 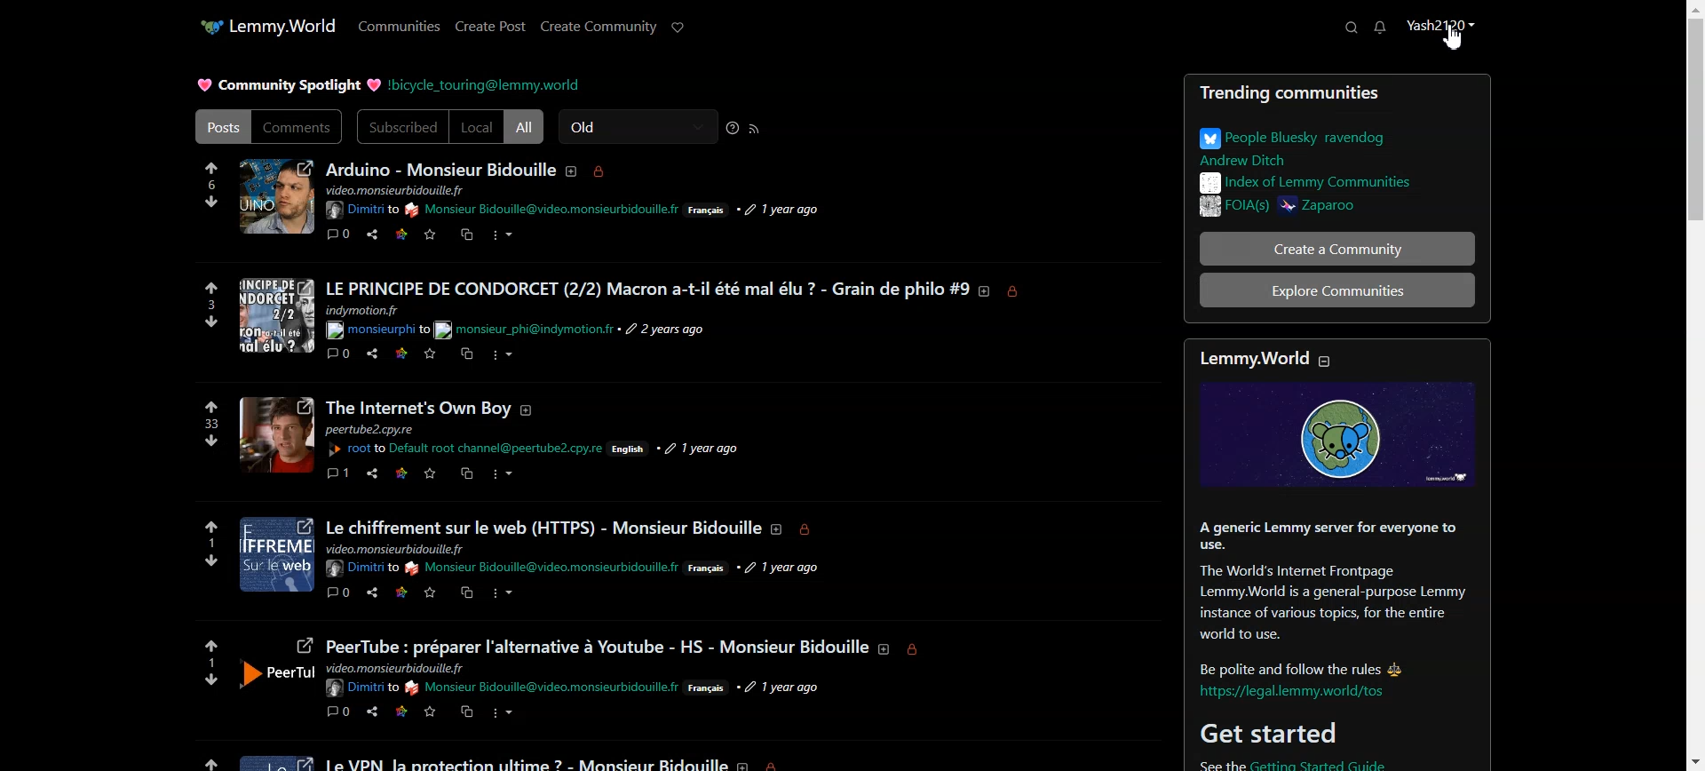 I want to click on text, so click(x=525, y=331).